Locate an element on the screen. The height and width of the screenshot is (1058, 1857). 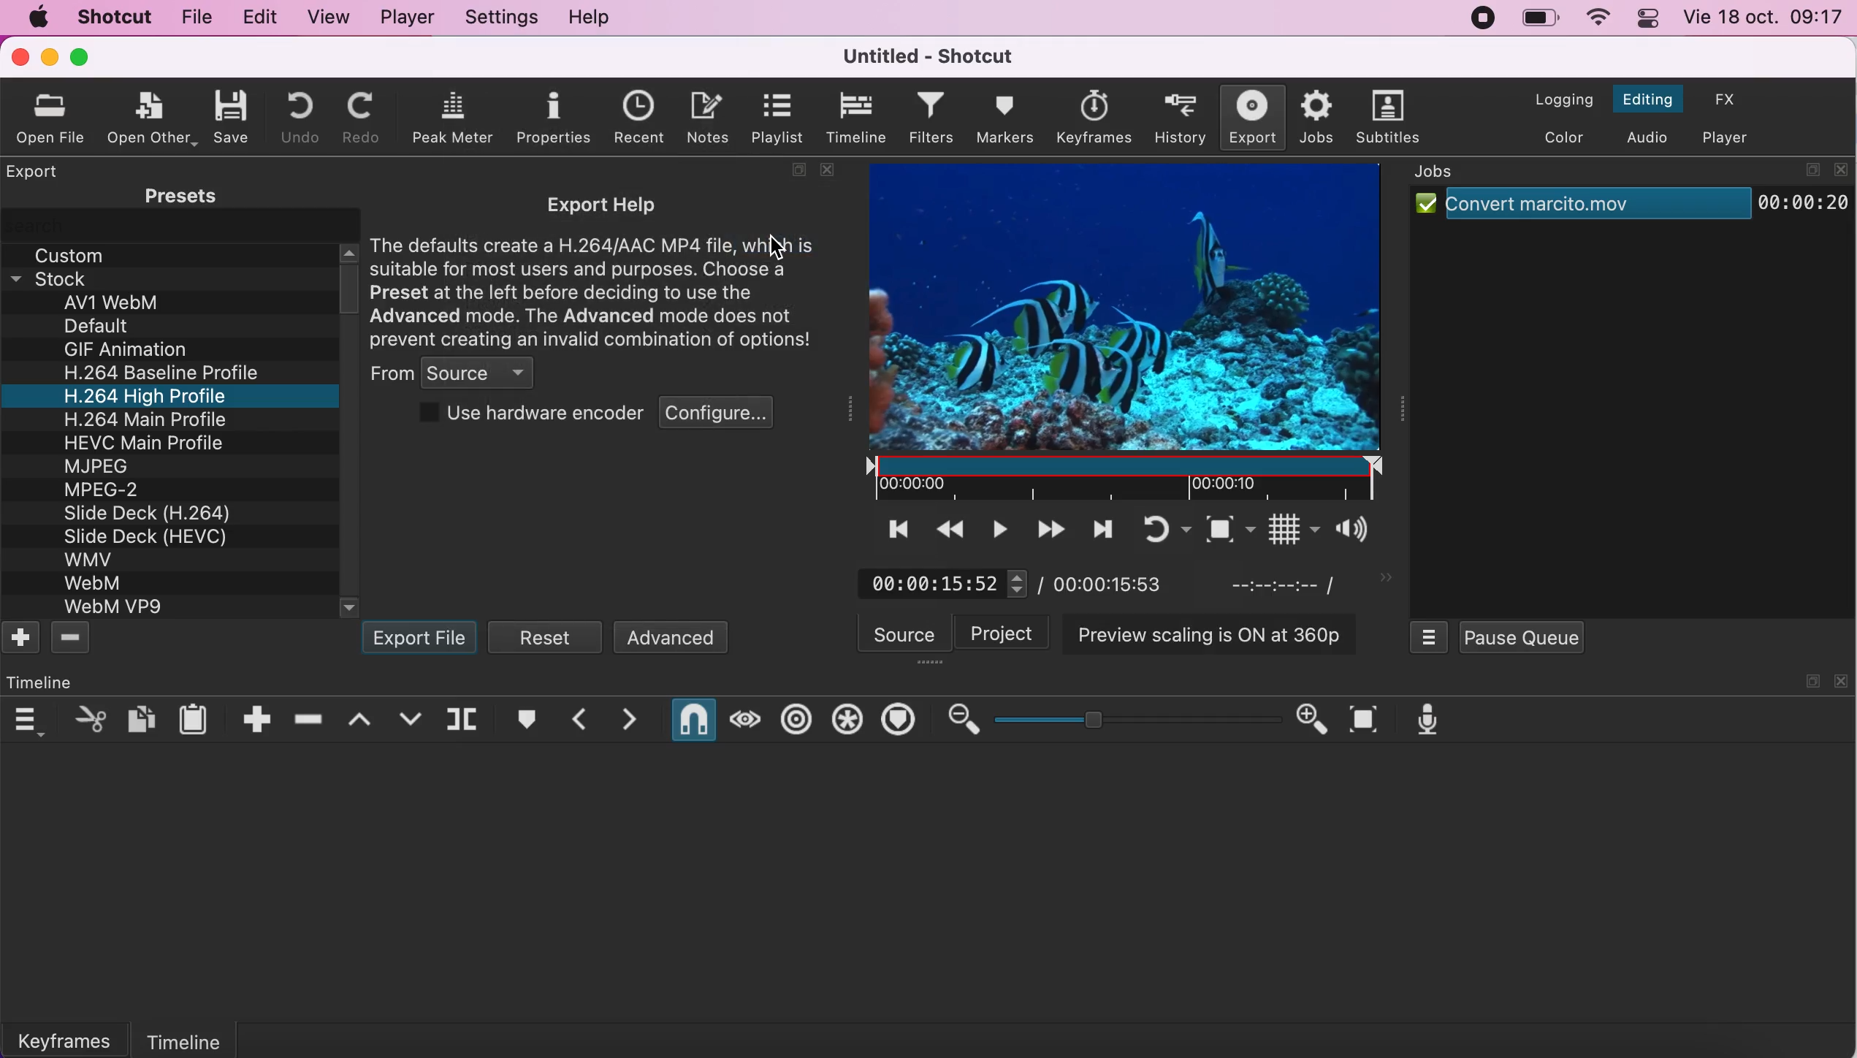
lift is located at coordinates (361, 720).